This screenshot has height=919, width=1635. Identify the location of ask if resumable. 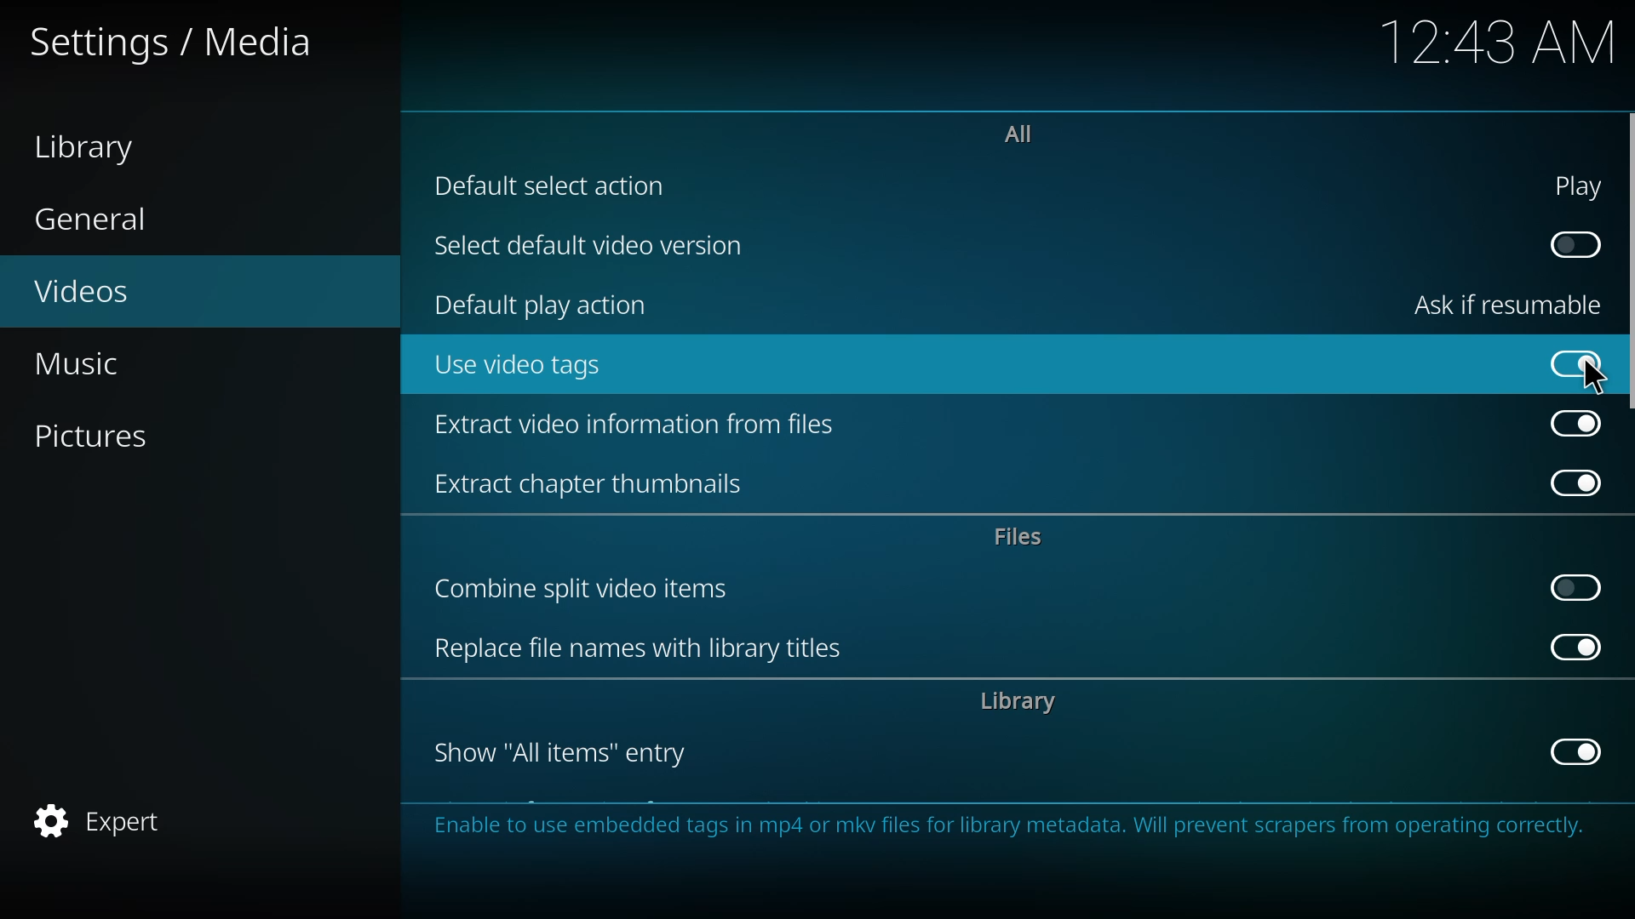
(1513, 303).